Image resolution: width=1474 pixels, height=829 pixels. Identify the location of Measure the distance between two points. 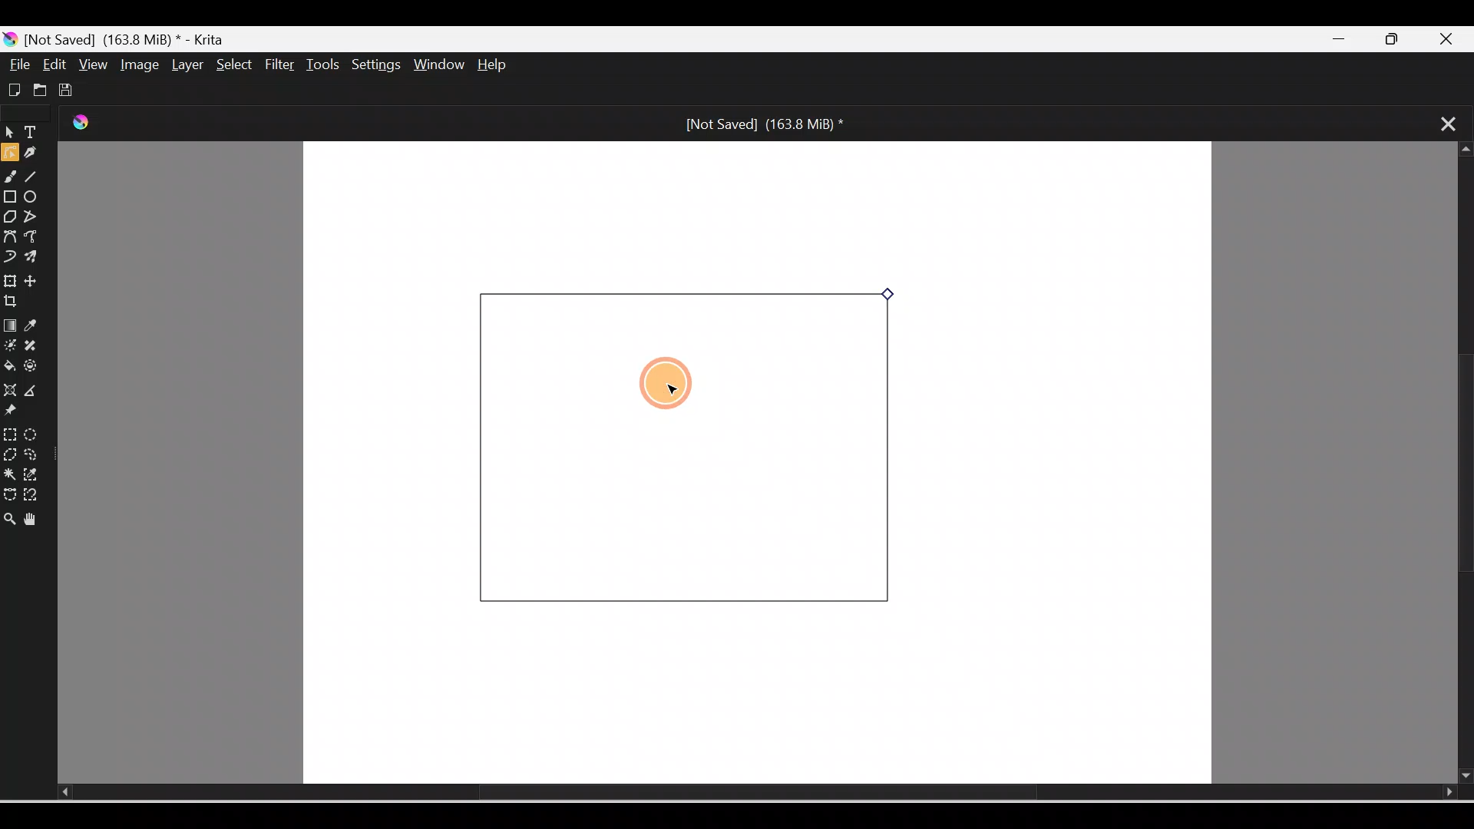
(37, 391).